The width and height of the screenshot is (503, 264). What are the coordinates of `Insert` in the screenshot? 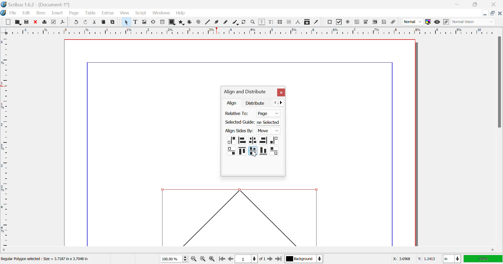 It's located at (57, 13).